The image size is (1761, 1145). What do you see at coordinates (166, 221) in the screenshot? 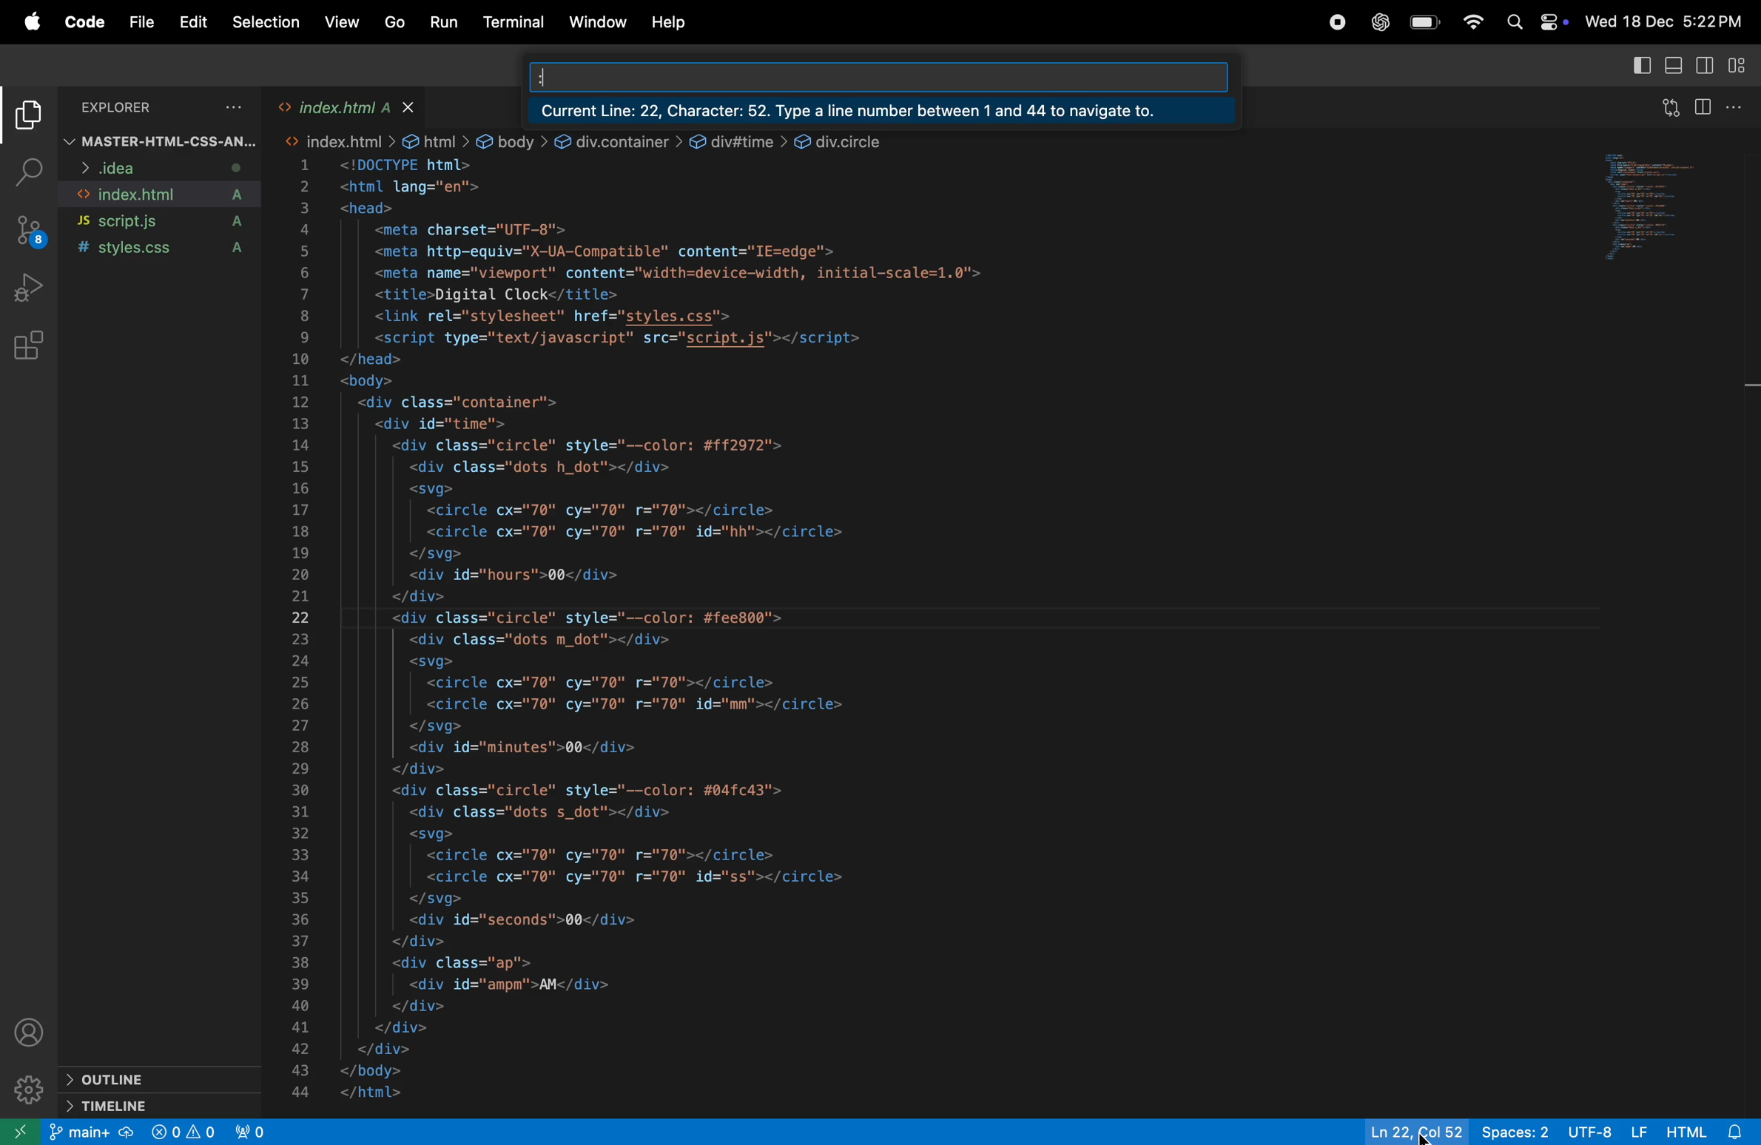
I see `script .js` at bounding box center [166, 221].